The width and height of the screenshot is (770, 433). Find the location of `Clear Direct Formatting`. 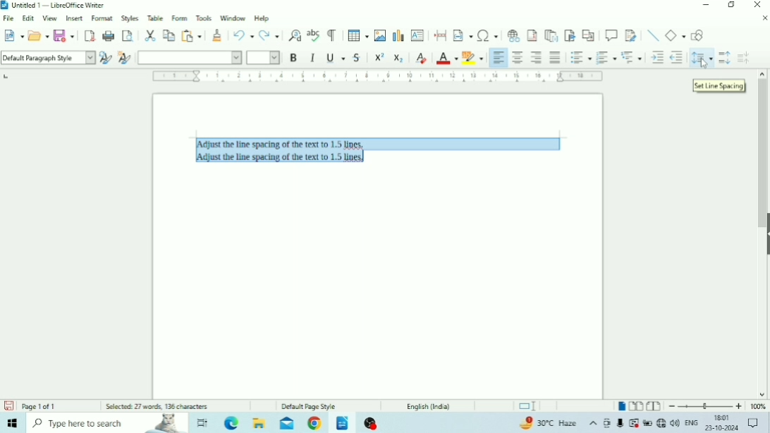

Clear Direct Formatting is located at coordinates (421, 58).